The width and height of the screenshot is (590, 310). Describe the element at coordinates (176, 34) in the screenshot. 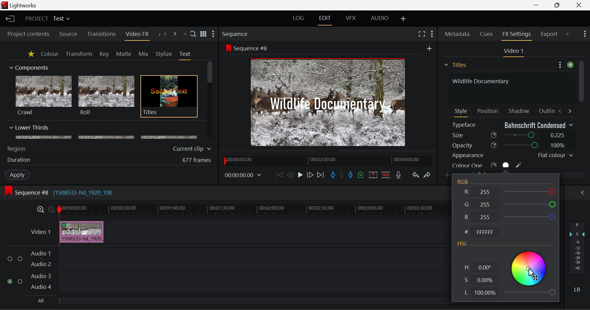

I see `Next Panel` at that location.